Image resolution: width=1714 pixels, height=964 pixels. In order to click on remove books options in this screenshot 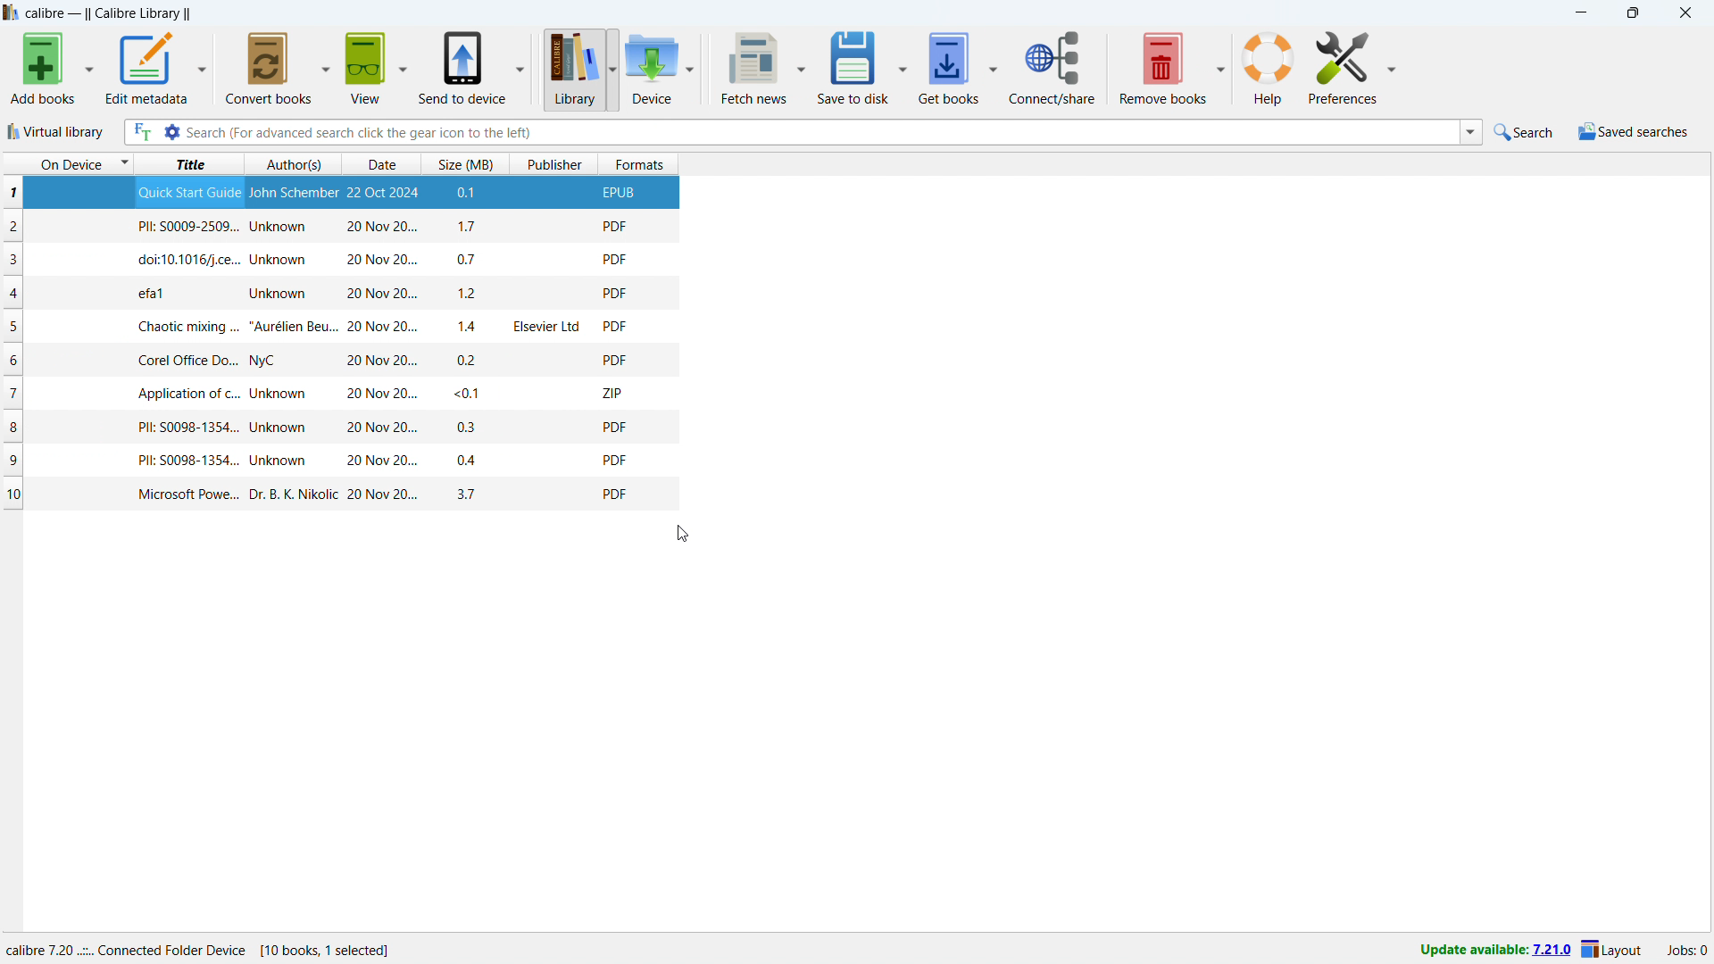, I will do `click(1220, 71)`.